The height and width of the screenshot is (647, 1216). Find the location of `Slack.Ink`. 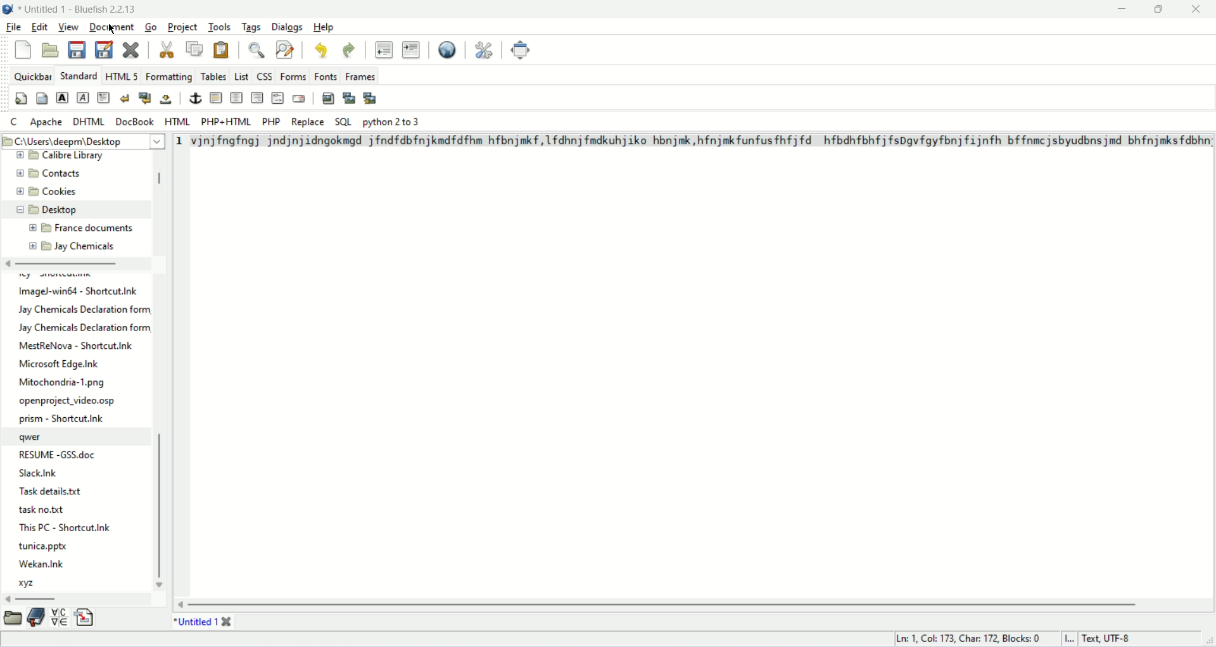

Slack.Ink is located at coordinates (46, 474).